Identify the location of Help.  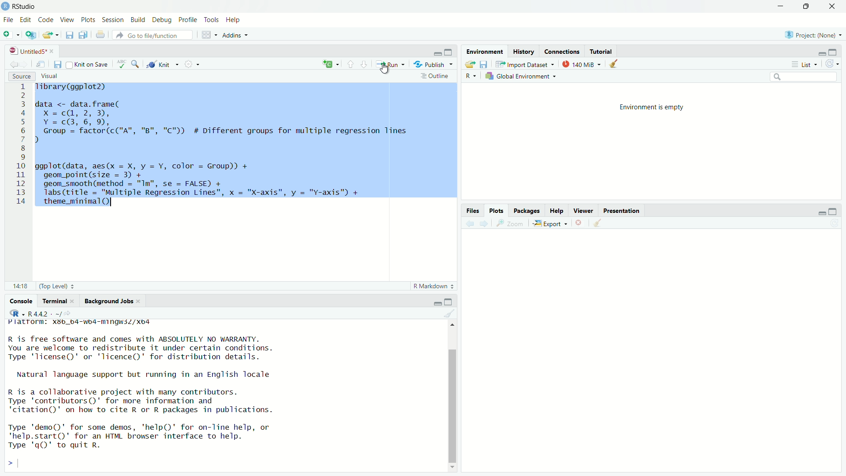
(236, 19).